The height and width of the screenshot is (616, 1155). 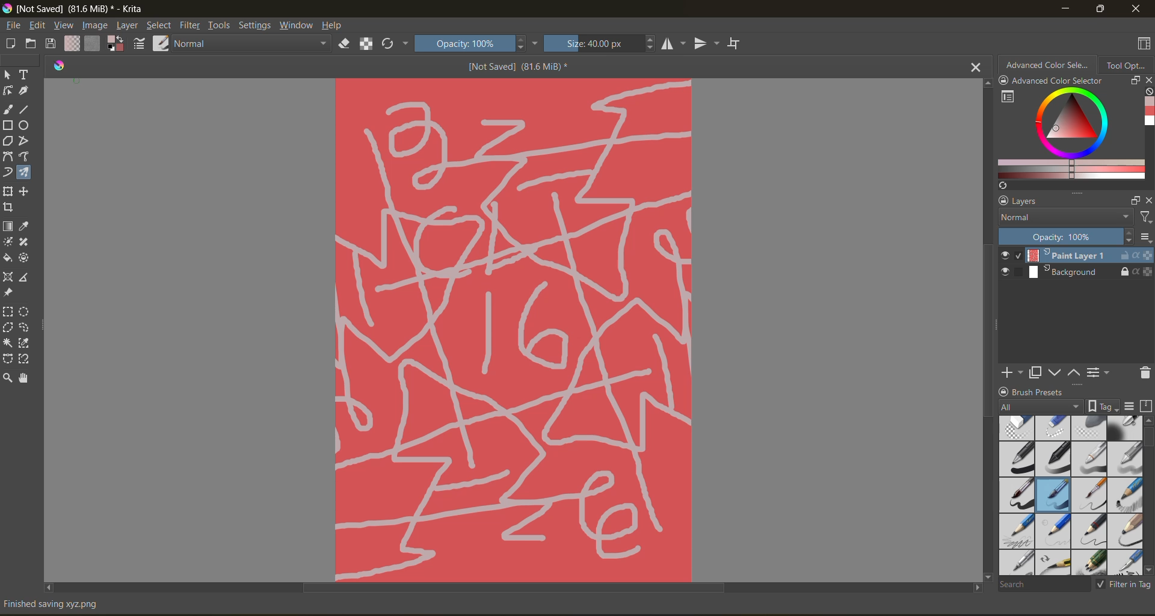 I want to click on edit, so click(x=38, y=27).